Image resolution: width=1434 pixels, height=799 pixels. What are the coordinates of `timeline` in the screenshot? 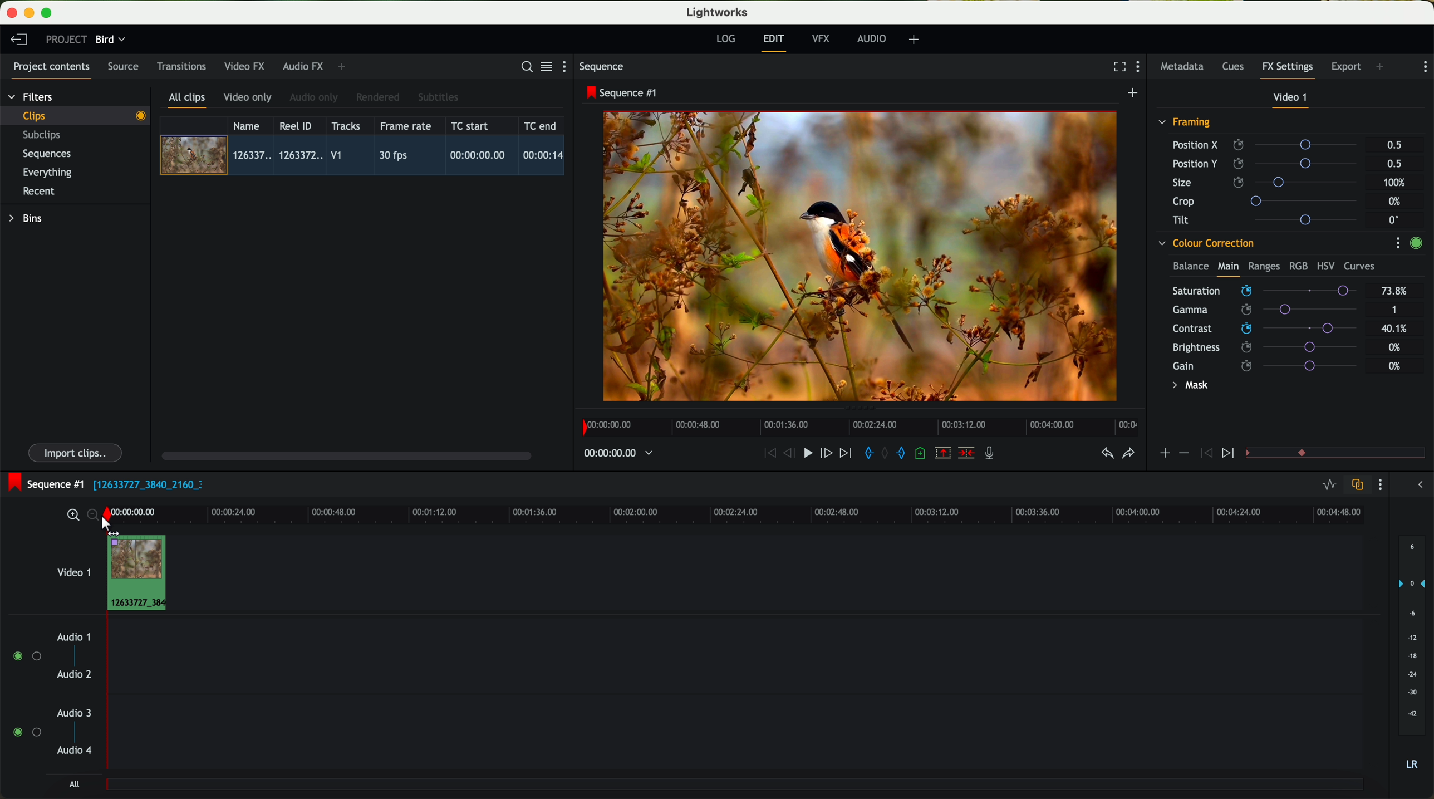 It's located at (772, 514).